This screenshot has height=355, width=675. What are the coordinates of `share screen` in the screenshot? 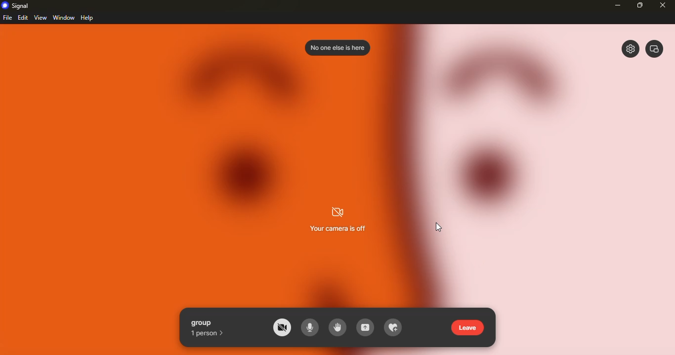 It's located at (366, 328).